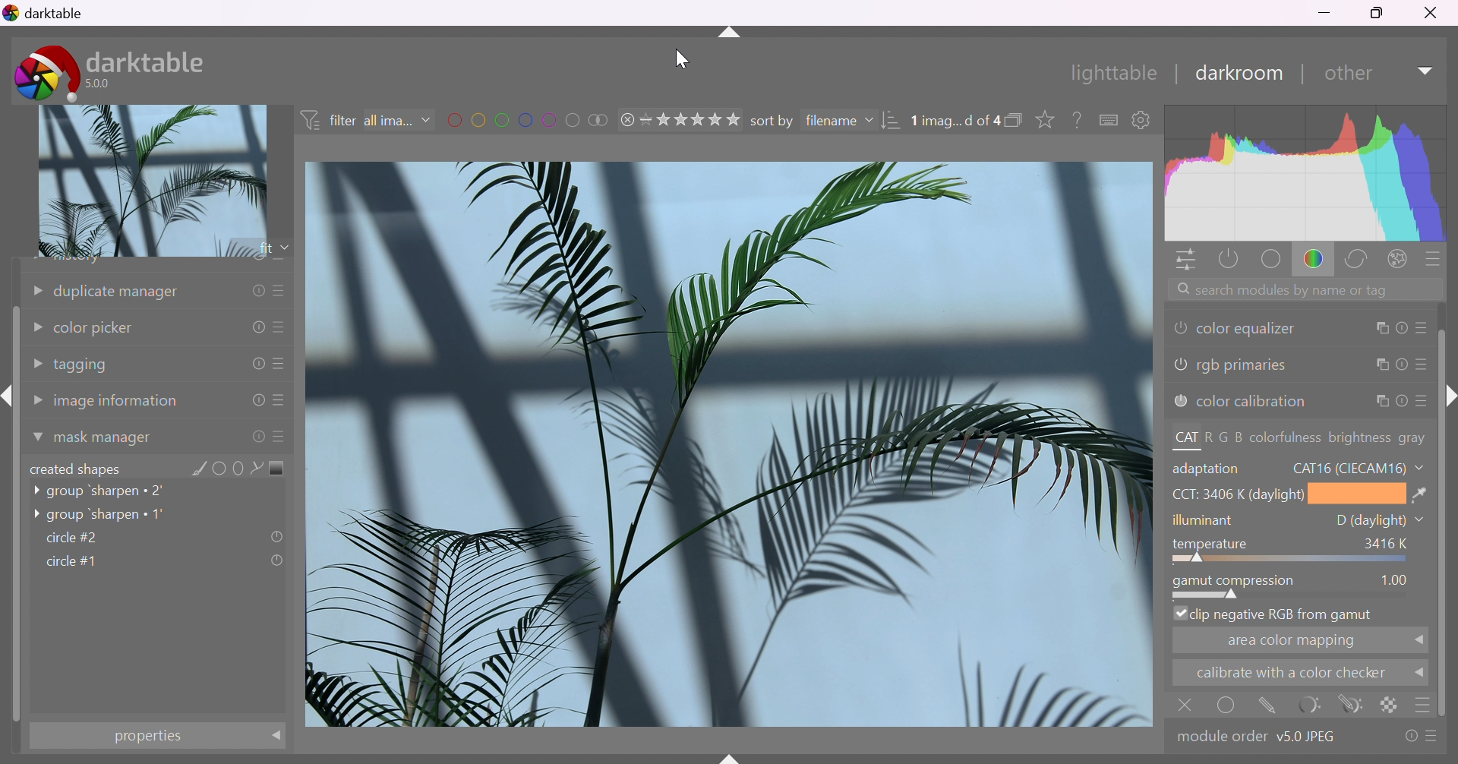  Describe the element at coordinates (1327, 12) in the screenshot. I see `minimize` at that location.